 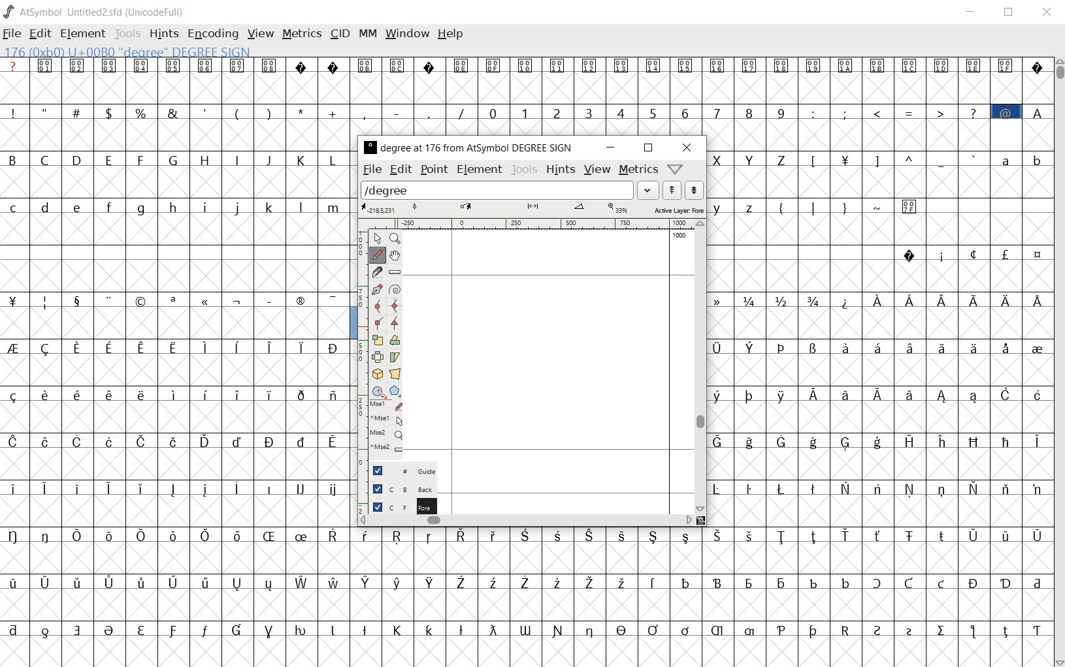 I want to click on edit, so click(x=402, y=170).